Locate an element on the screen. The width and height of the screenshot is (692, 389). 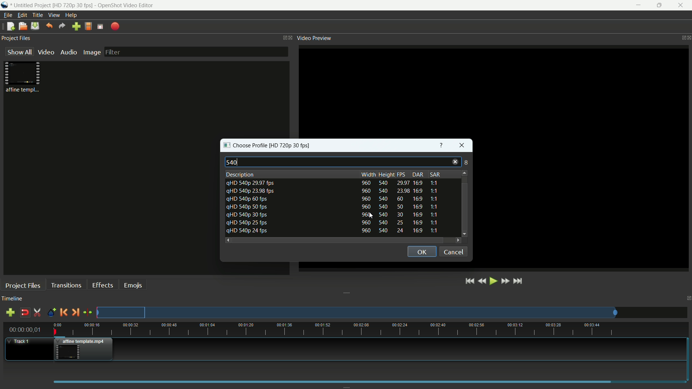
414 is located at coordinates (463, 163).